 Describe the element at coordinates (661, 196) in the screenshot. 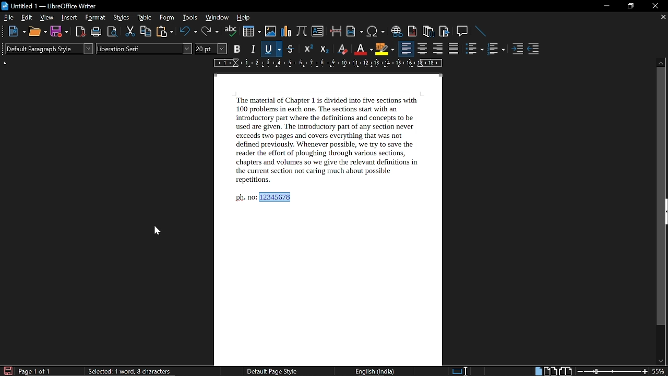

I see `vertical scrollbar` at that location.